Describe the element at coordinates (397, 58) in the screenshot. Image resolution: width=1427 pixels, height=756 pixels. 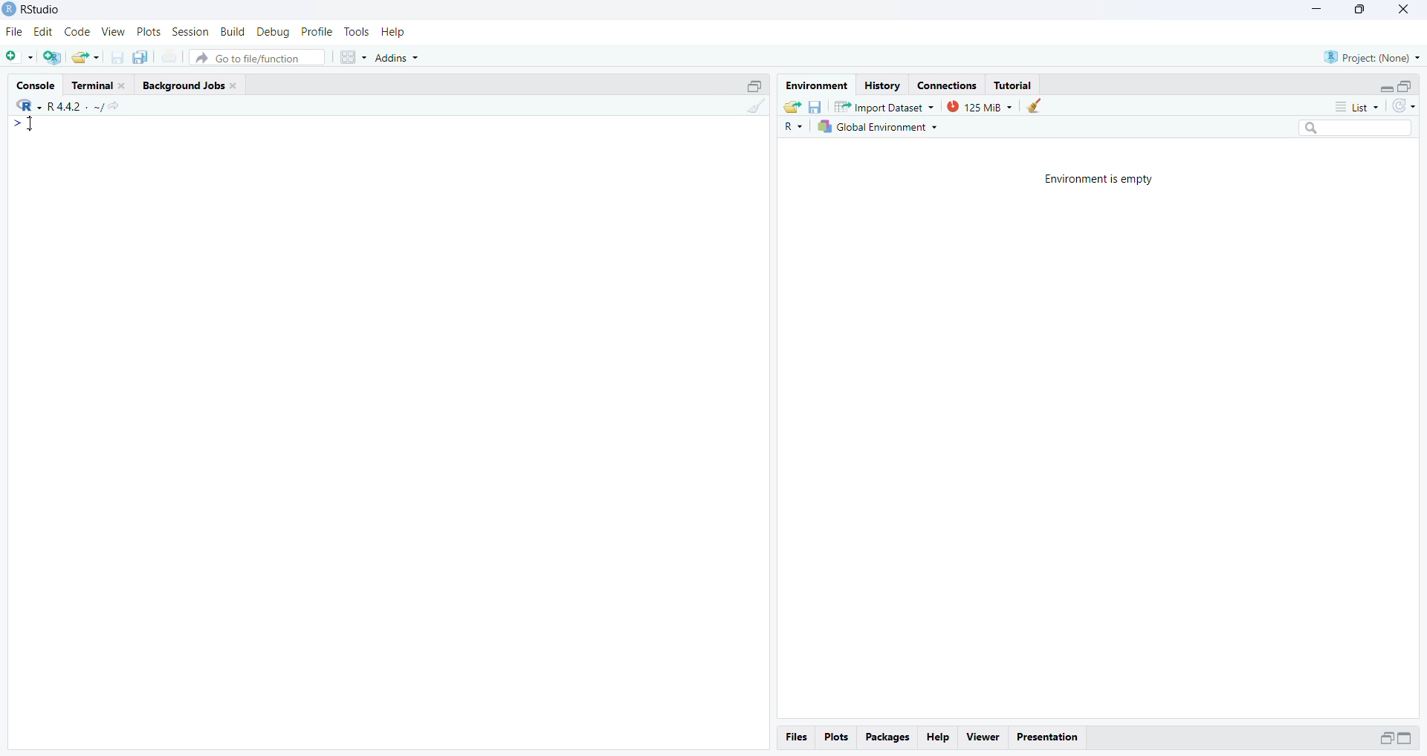
I see `Addins` at that location.